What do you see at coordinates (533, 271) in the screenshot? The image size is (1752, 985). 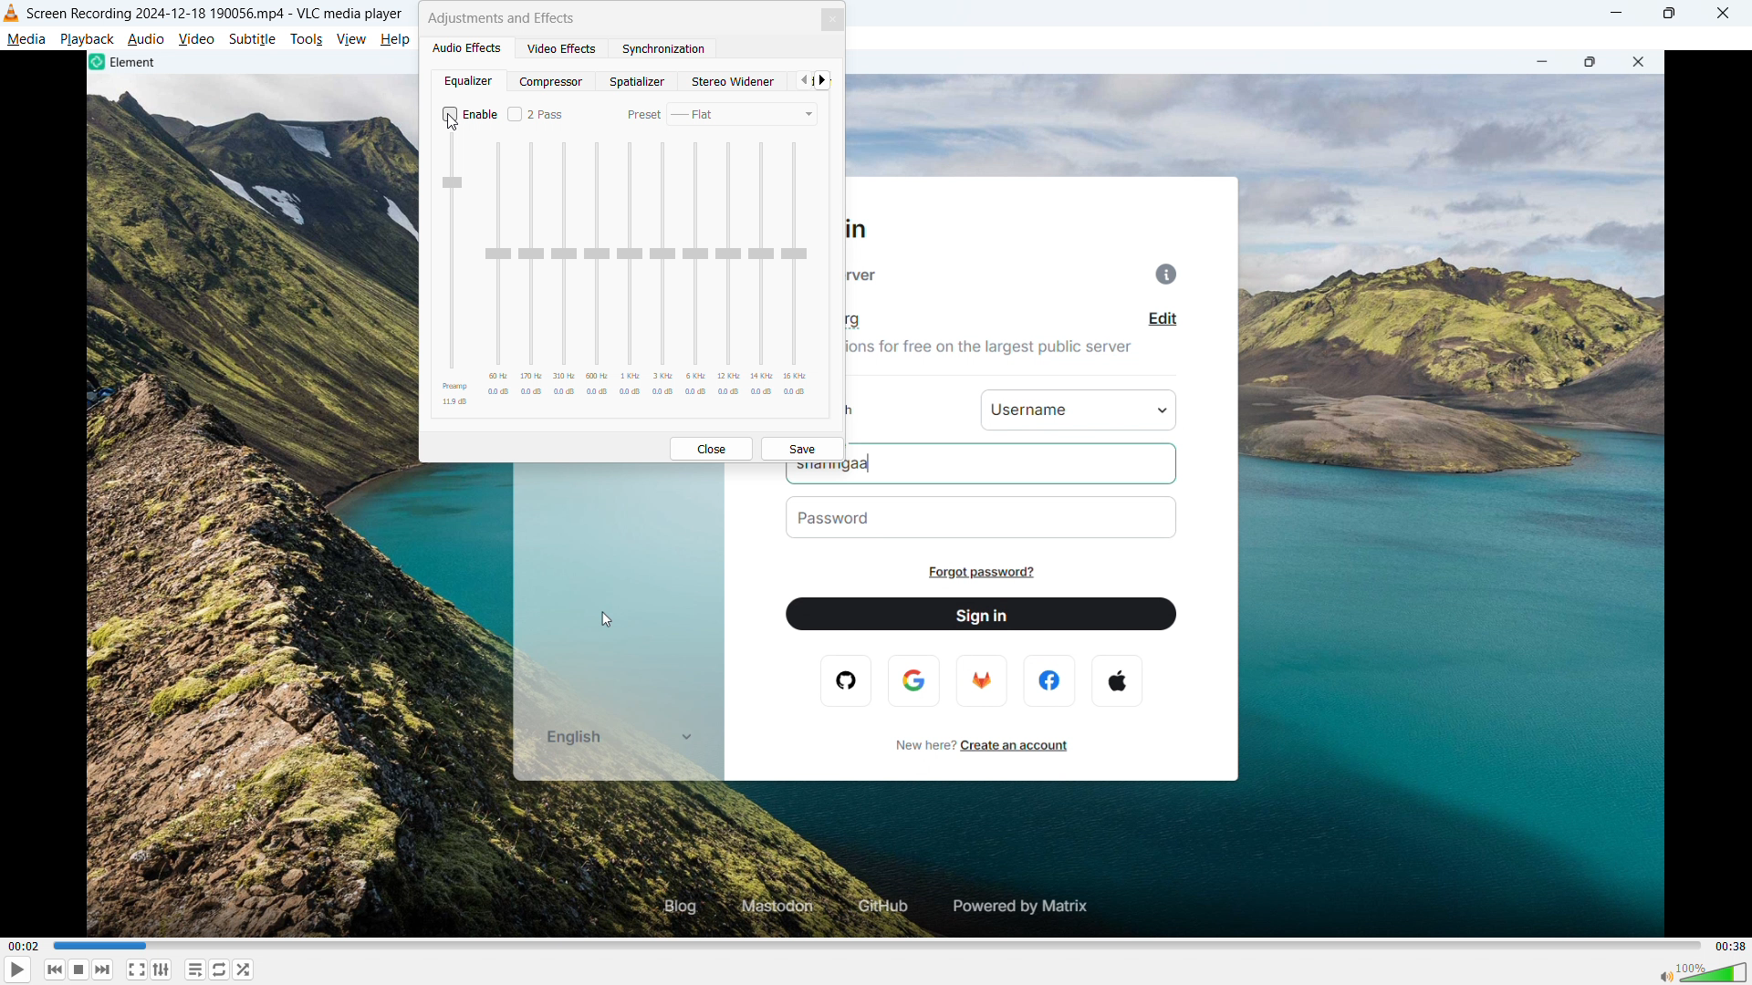 I see `Adjust 170 Hertz` at bounding box center [533, 271].